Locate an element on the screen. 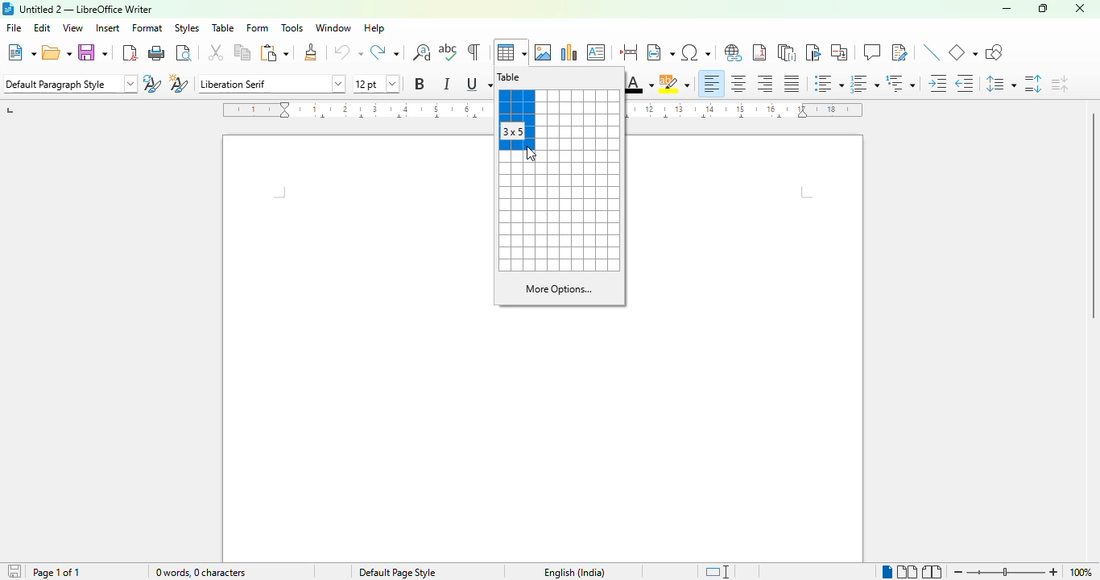 This screenshot has height=580, width=1100. decrease paragraph spacing is located at coordinates (1060, 84).